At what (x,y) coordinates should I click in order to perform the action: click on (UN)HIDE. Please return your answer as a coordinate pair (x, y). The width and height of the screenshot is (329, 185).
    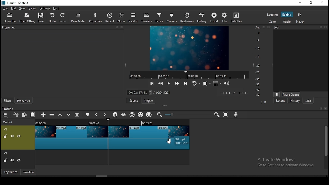
    Looking at the image, I should click on (19, 161).